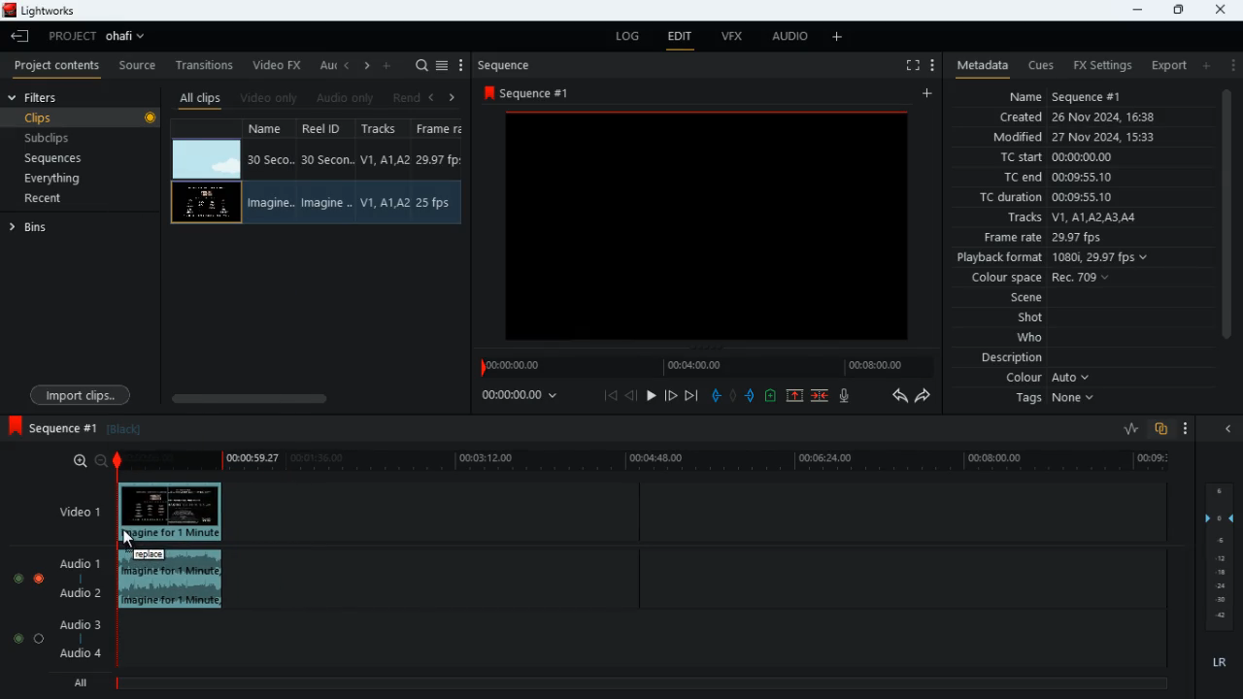  What do you see at coordinates (309, 396) in the screenshot?
I see `scroll` at bounding box center [309, 396].